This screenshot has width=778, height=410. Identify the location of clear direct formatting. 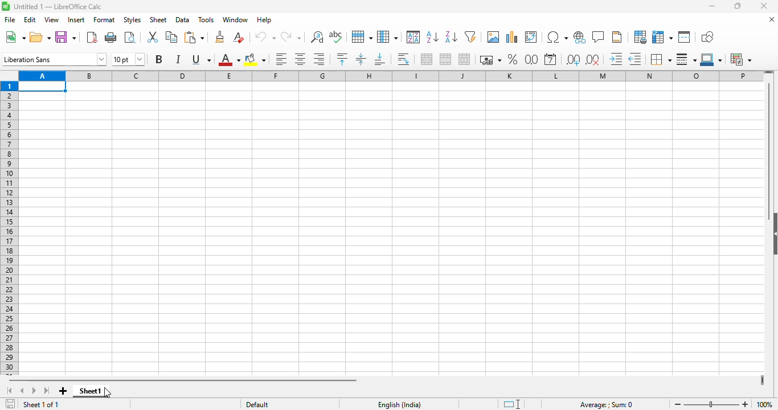
(238, 38).